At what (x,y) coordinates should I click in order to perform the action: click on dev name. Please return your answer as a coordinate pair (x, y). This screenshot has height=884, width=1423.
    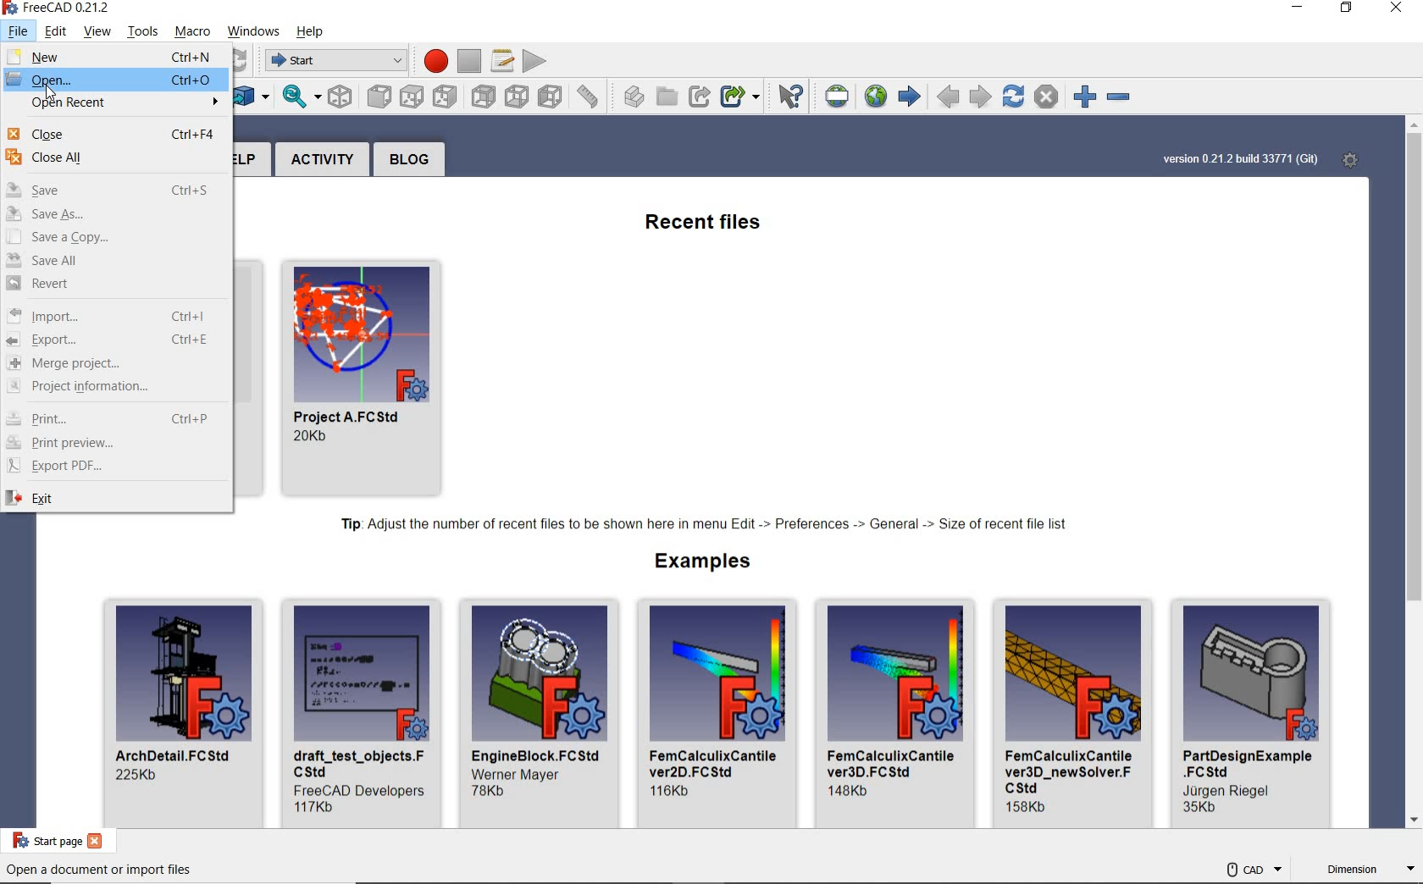
    Looking at the image, I should click on (1232, 791).